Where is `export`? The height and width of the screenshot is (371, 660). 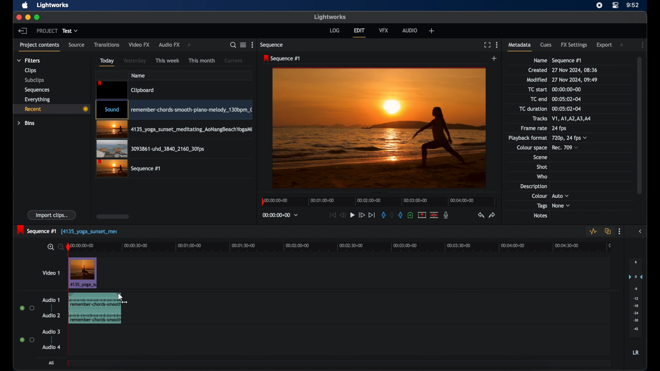
export is located at coordinates (604, 45).